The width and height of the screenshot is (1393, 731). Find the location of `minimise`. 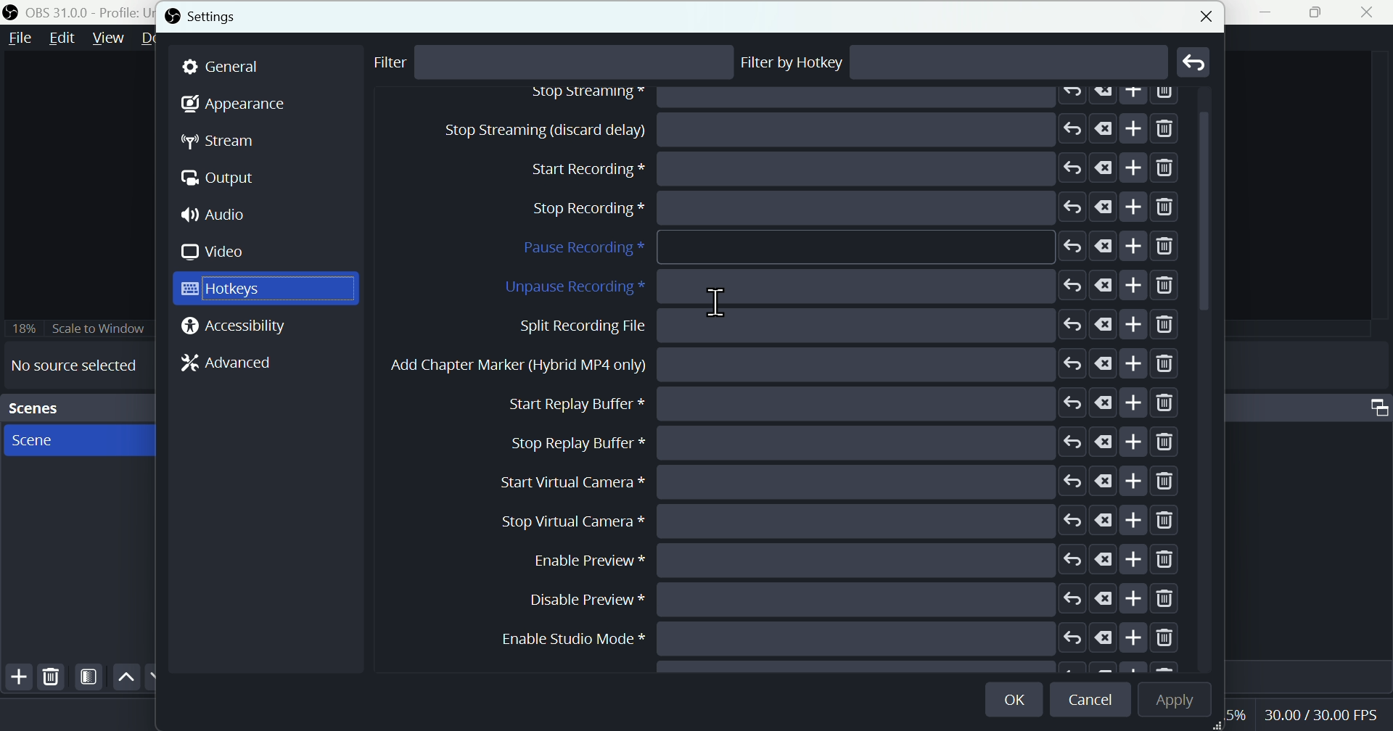

minimise is located at coordinates (1272, 12).